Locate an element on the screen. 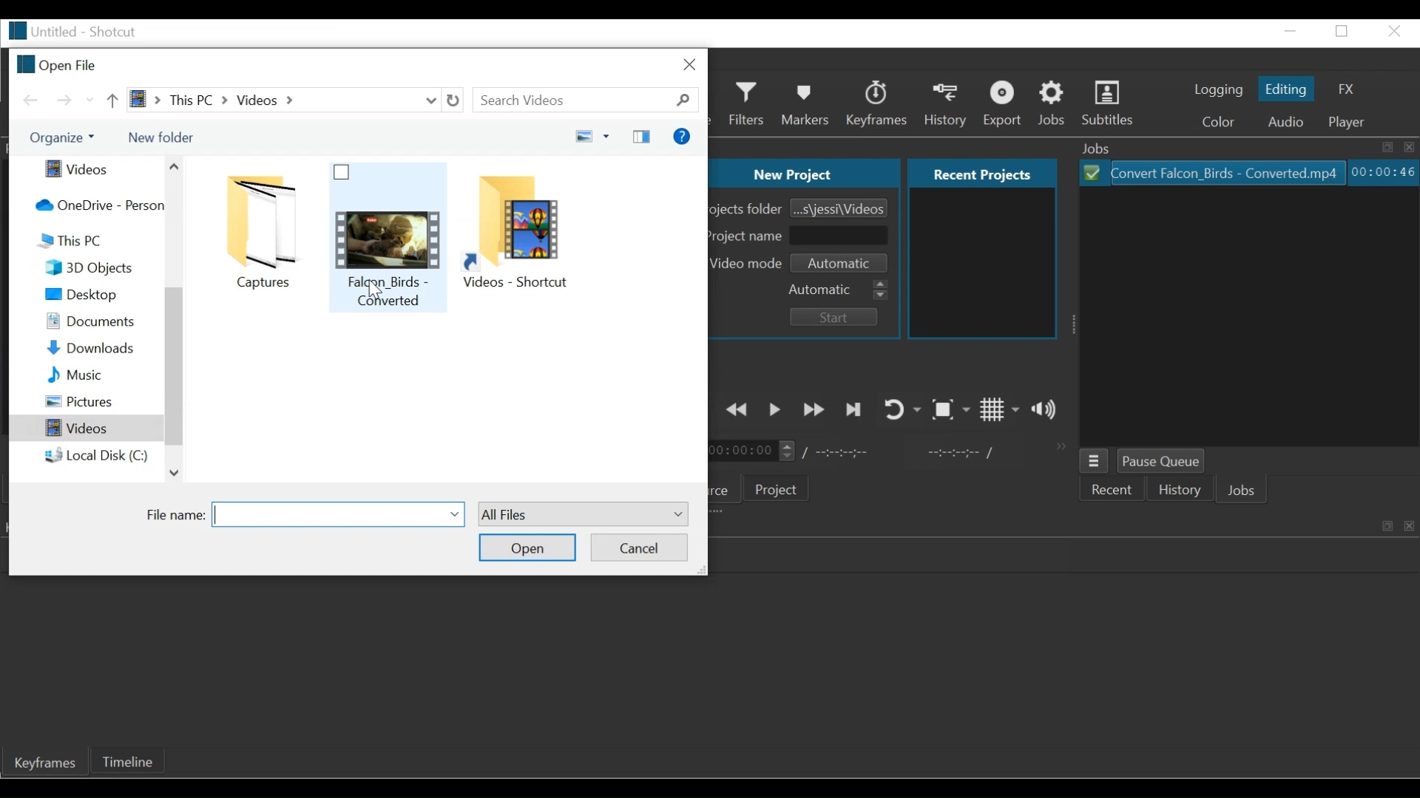  Play quickly forward is located at coordinates (814, 409).